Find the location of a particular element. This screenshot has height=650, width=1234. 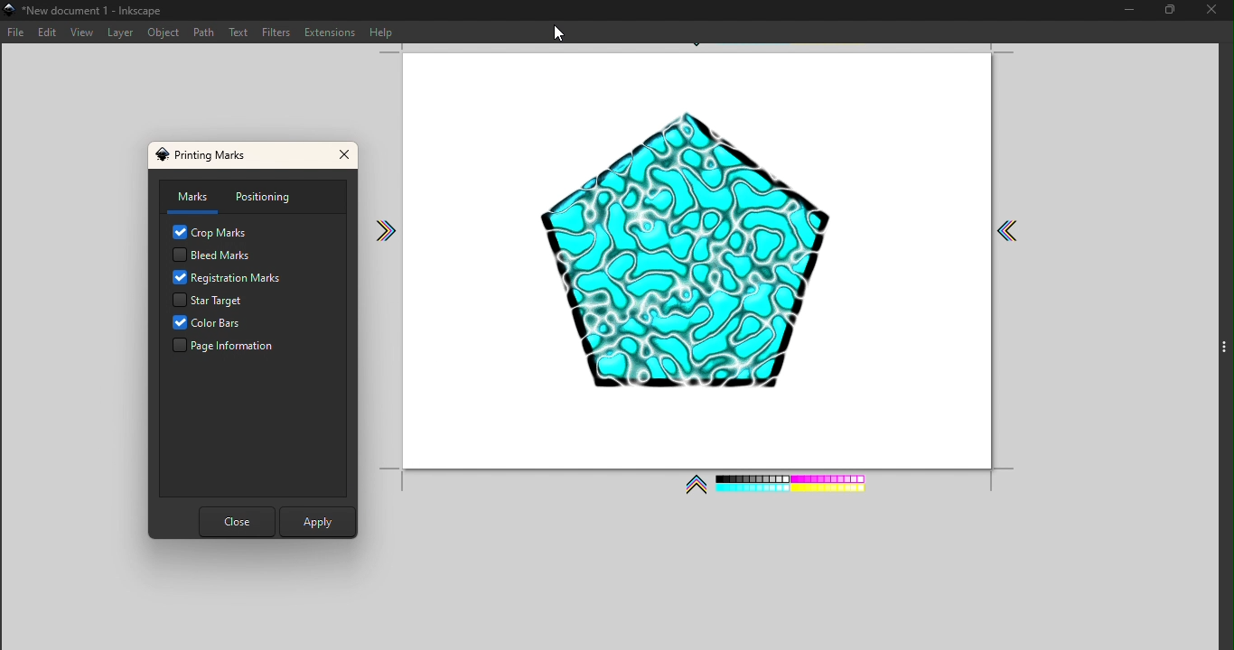

Layer is located at coordinates (122, 33).